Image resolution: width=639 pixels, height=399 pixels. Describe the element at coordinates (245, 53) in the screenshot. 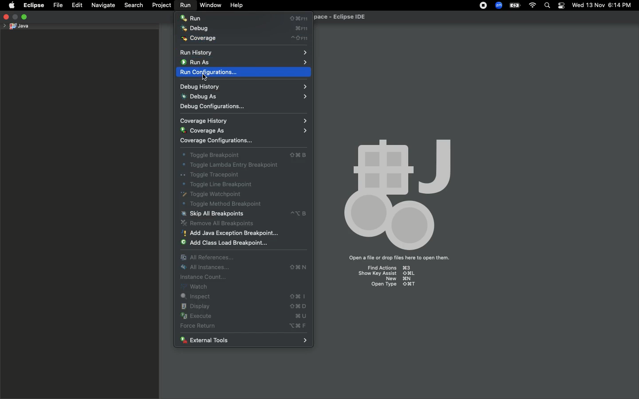

I see `Run history` at that location.